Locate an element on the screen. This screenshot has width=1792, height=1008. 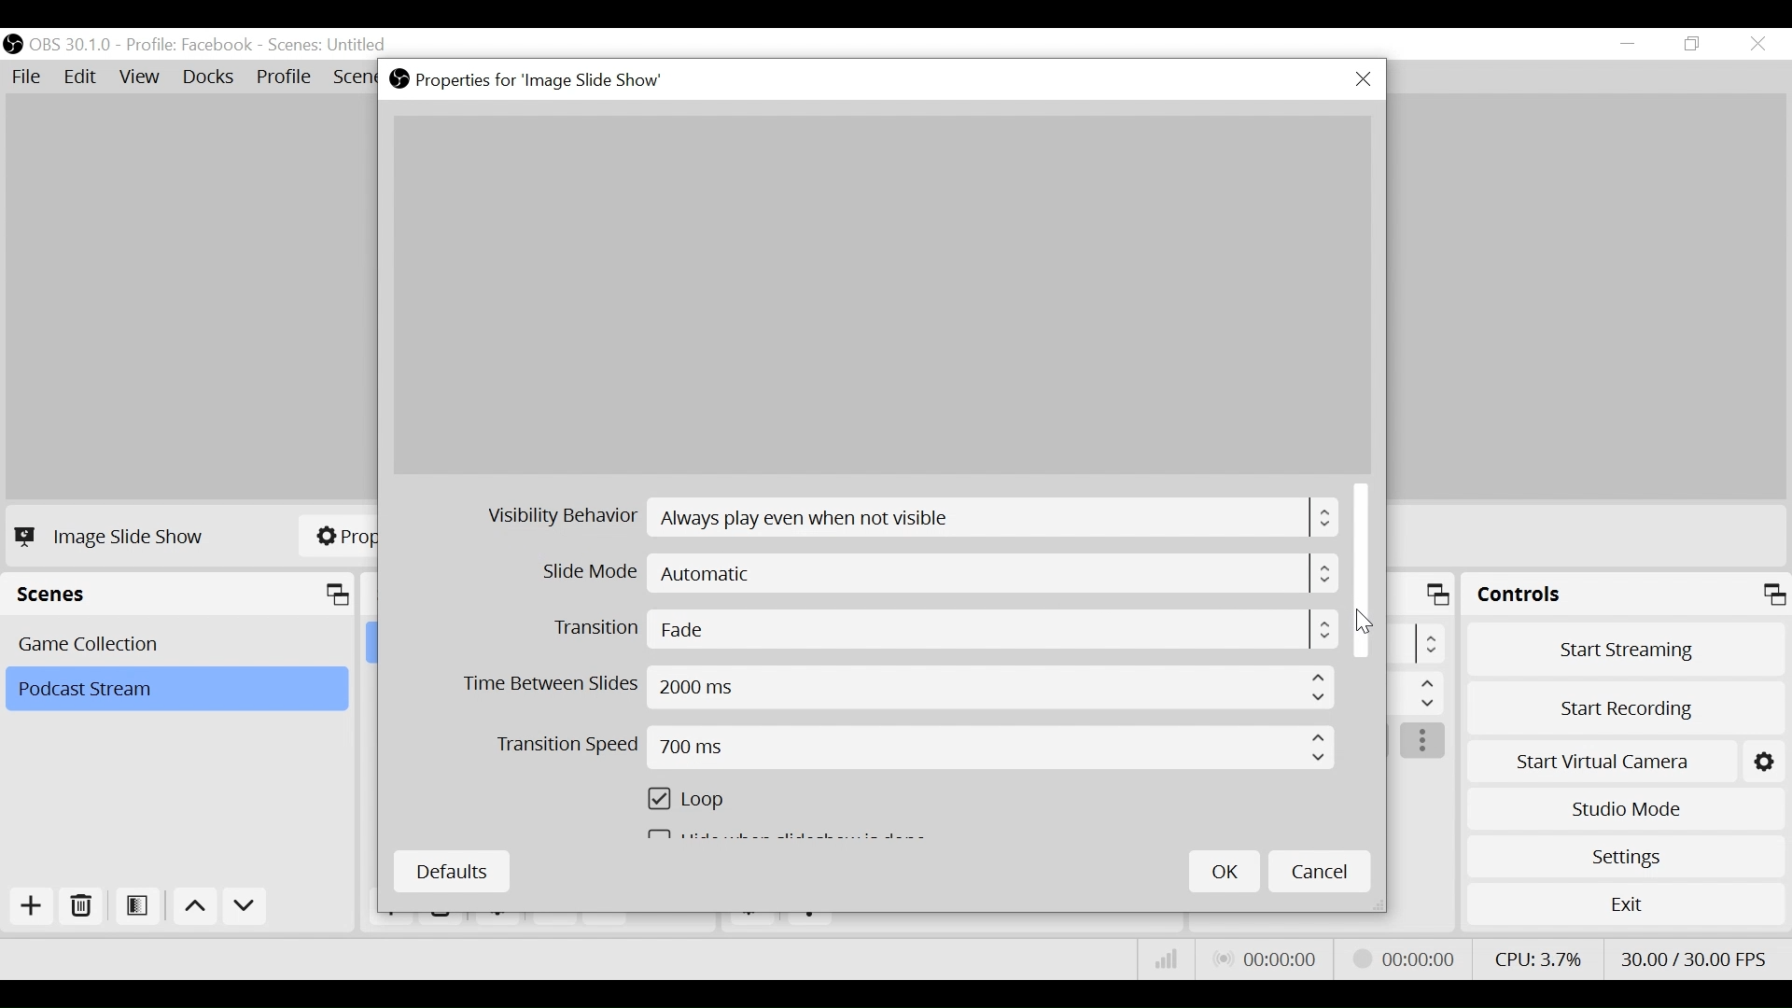
Controls is located at coordinates (1626, 597).